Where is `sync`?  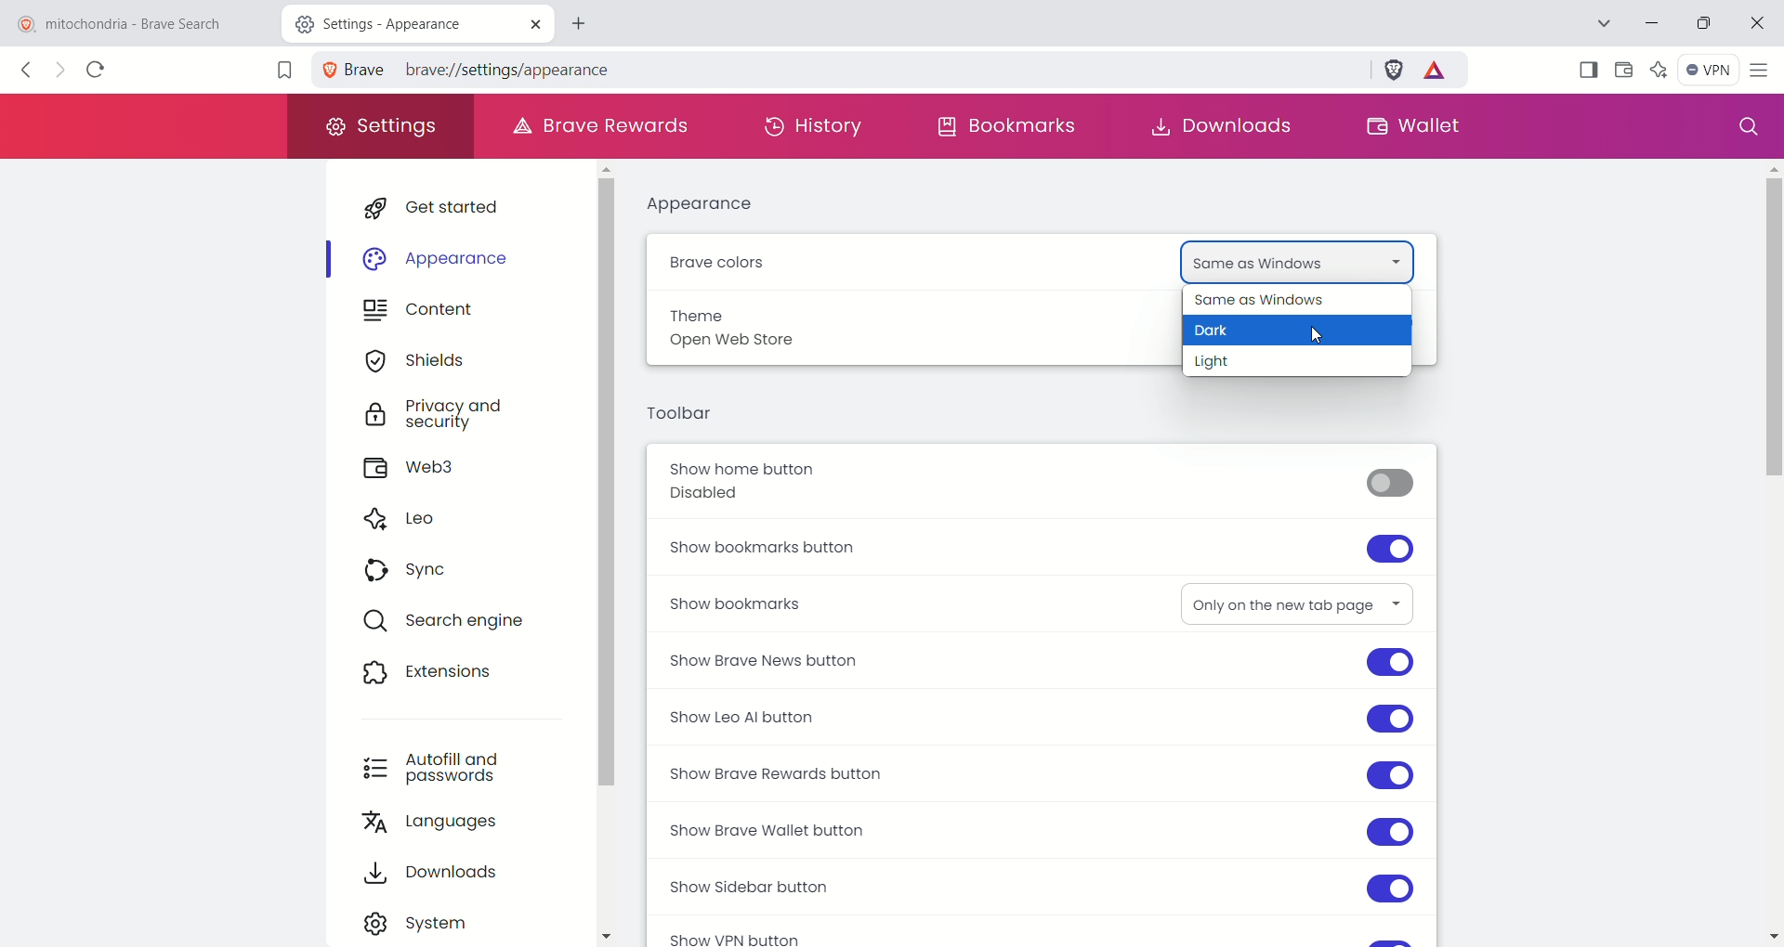
sync is located at coordinates (417, 573).